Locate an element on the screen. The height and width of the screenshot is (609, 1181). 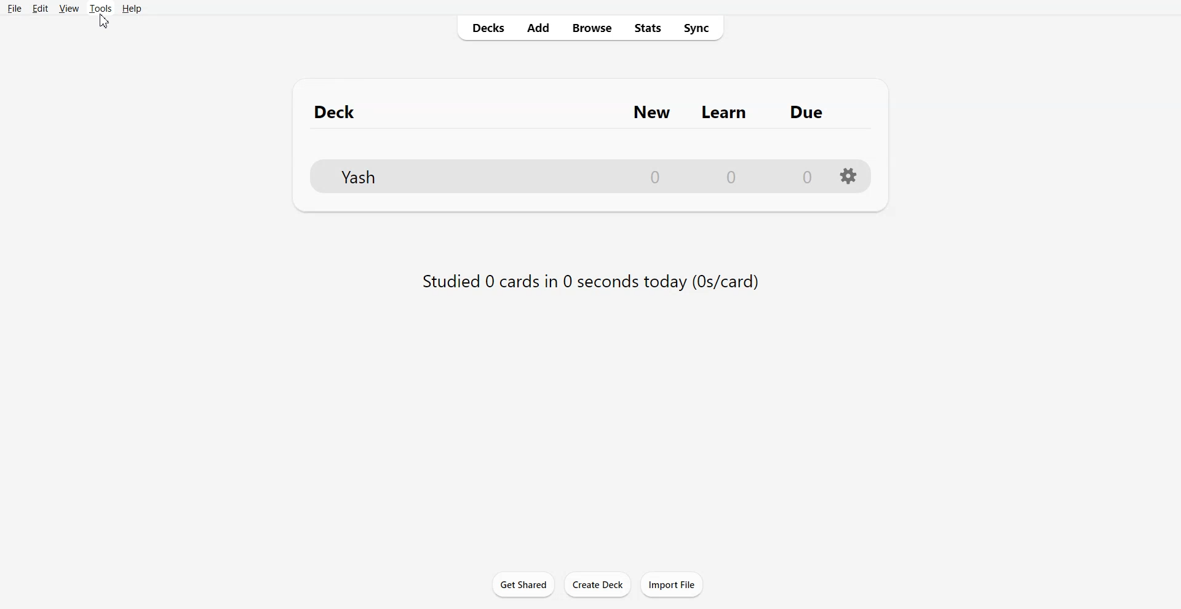
Import File is located at coordinates (672, 584).